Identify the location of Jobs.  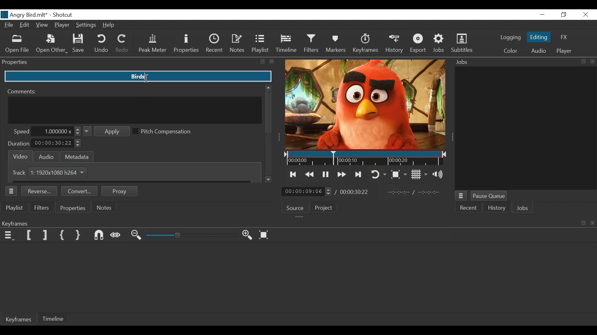
(523, 208).